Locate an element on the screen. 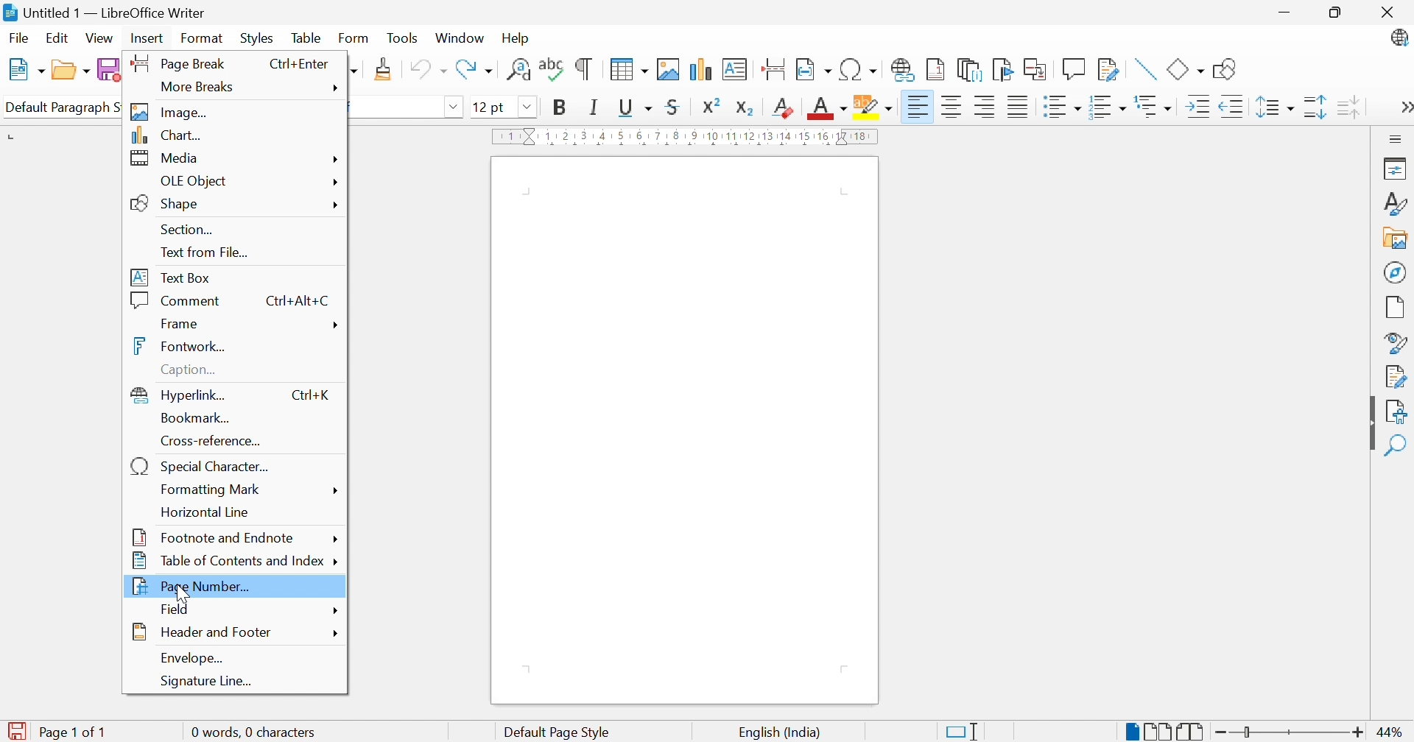 Image resolution: width=1414 pixels, height=742 pixels. Minimize is located at coordinates (1287, 11).